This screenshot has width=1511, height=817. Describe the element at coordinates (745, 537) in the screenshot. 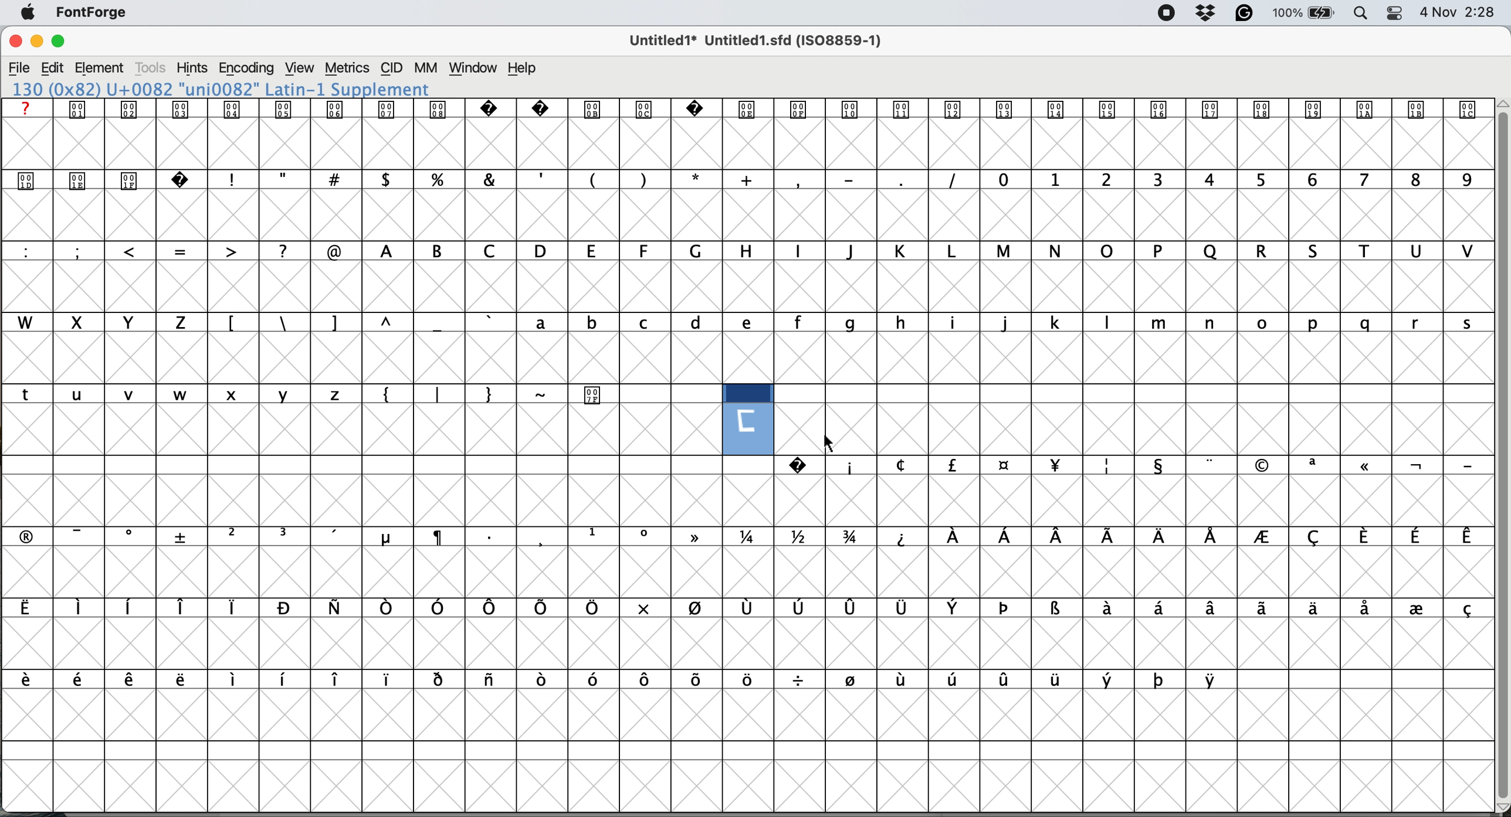

I see `Glyph Slots` at that location.